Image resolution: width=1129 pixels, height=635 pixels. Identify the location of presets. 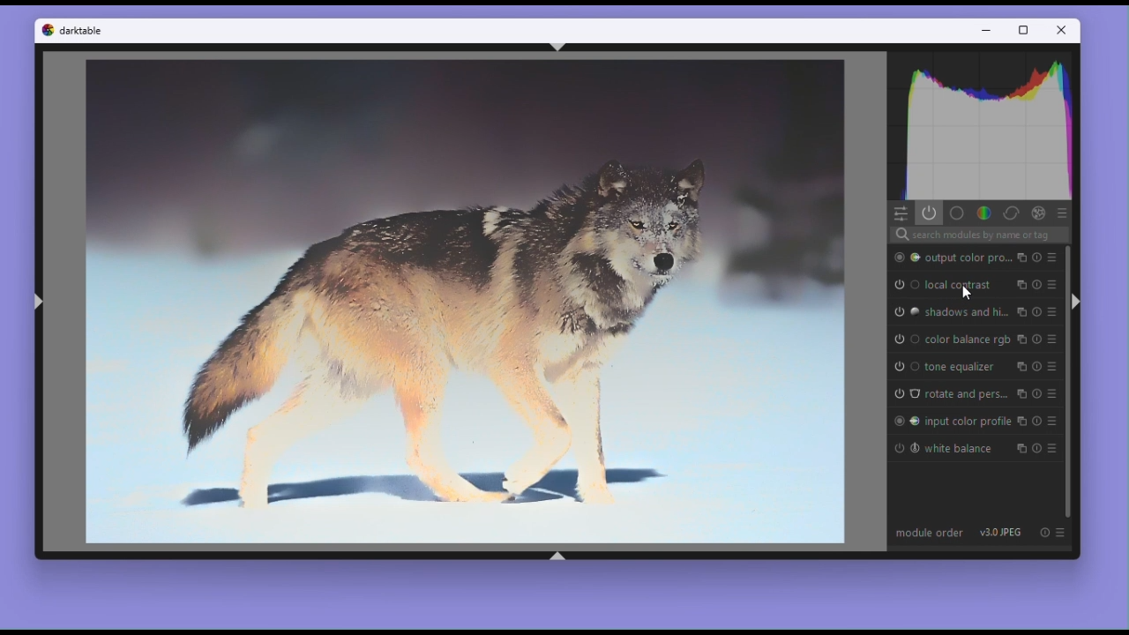
(1052, 255).